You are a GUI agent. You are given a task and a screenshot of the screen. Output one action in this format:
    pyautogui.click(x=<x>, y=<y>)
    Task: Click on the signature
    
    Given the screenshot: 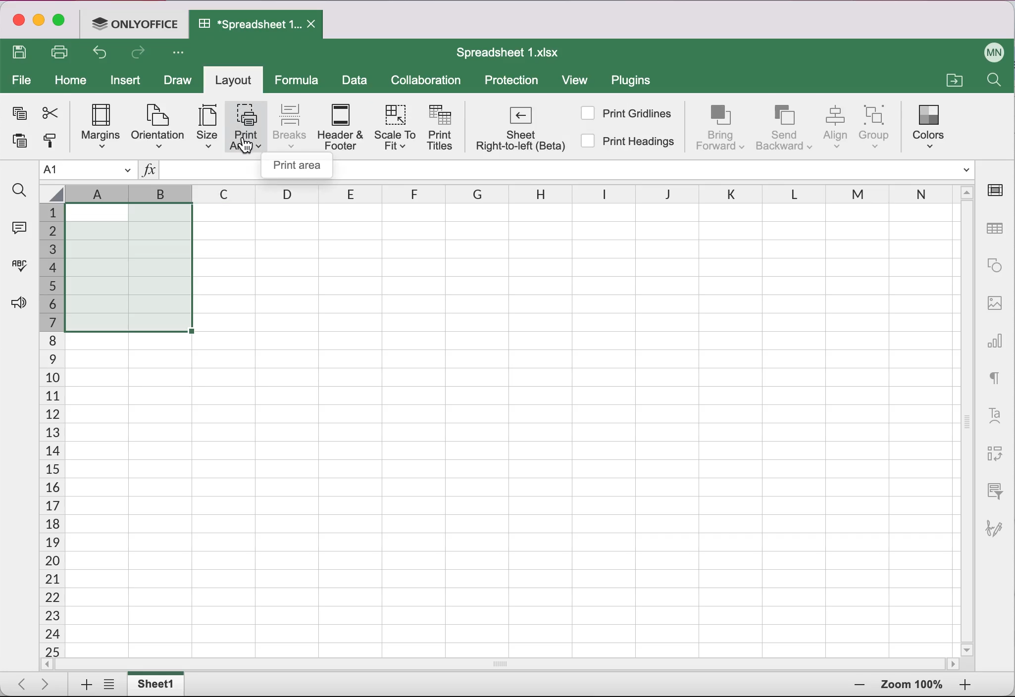 What is the action you would take?
    pyautogui.click(x=999, y=523)
    